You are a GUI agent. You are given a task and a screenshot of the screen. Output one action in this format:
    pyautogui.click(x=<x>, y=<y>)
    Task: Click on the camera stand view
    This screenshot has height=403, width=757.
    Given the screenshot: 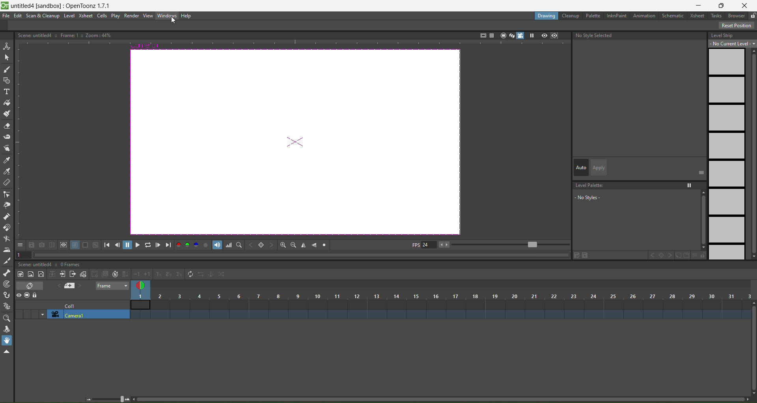 What is the action you would take?
    pyautogui.click(x=502, y=35)
    